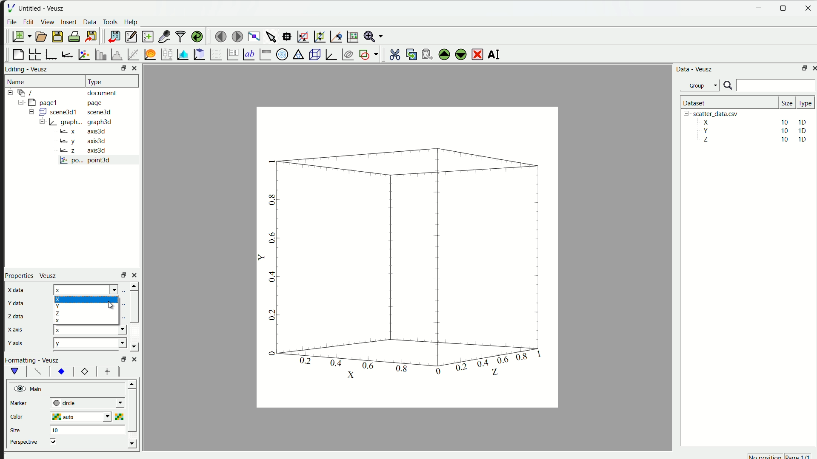 The height and width of the screenshot is (459, 817). Describe the element at coordinates (476, 54) in the screenshot. I see `remove the selected widget` at that location.